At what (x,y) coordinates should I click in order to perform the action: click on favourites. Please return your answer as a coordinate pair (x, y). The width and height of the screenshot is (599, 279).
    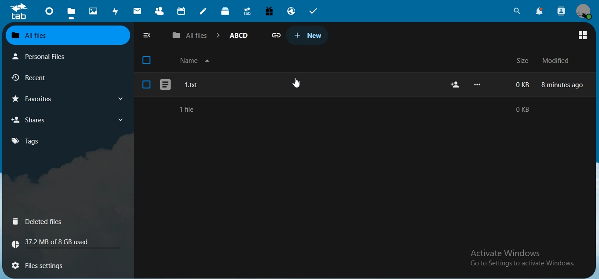
    Looking at the image, I should click on (37, 99).